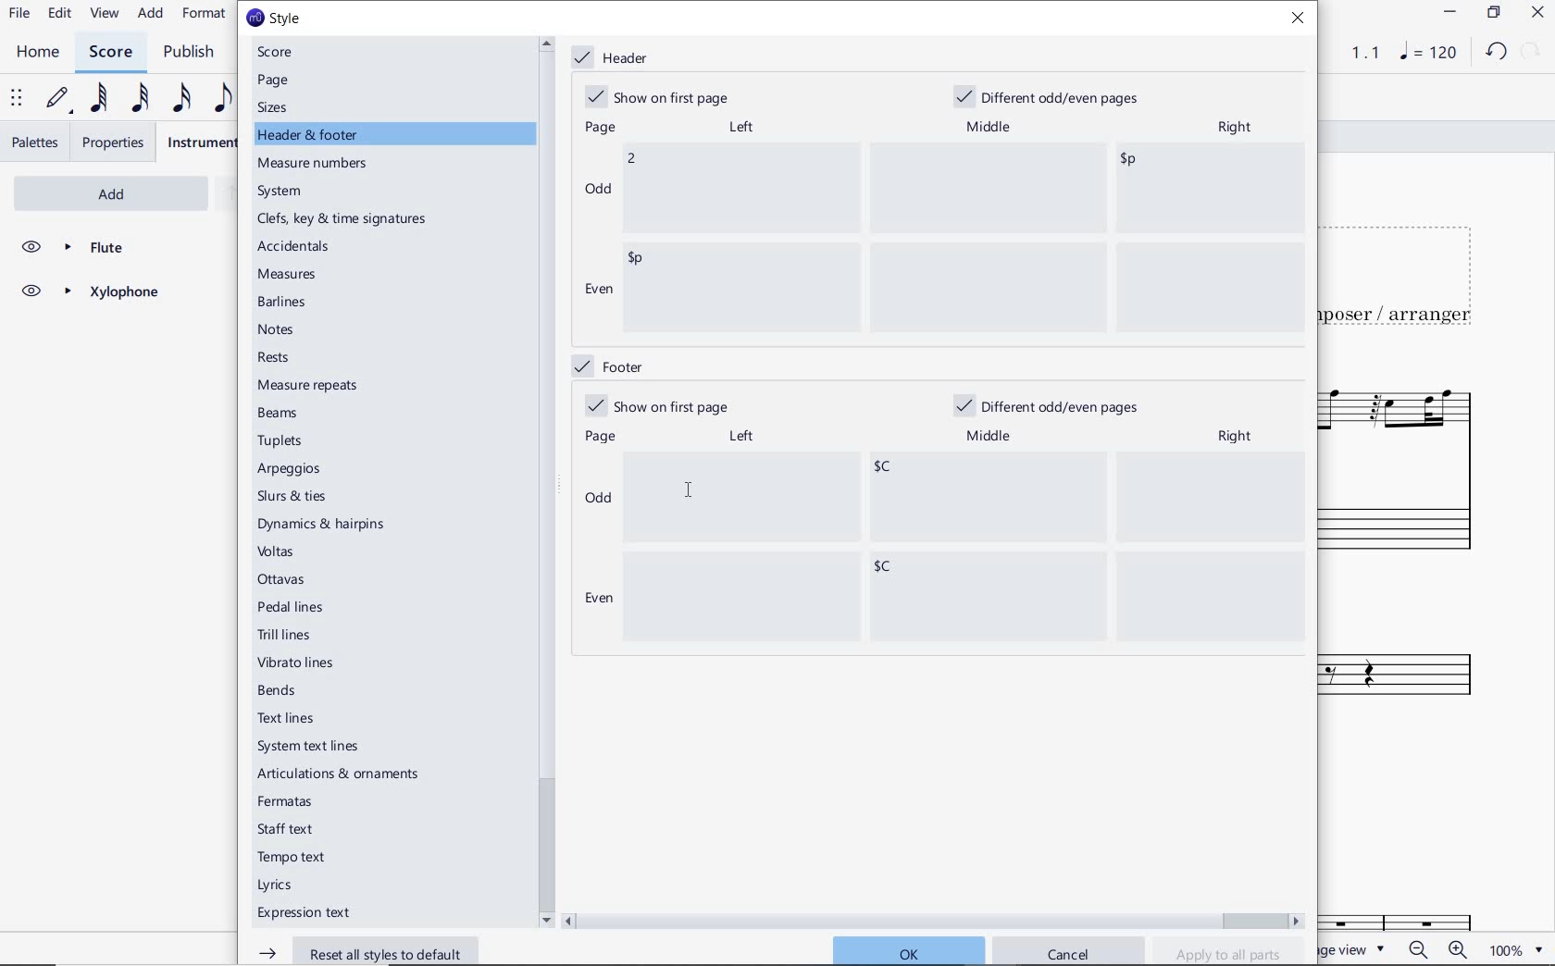 The image size is (1555, 966). Describe the element at coordinates (115, 142) in the screenshot. I see `PROPERTIES` at that location.